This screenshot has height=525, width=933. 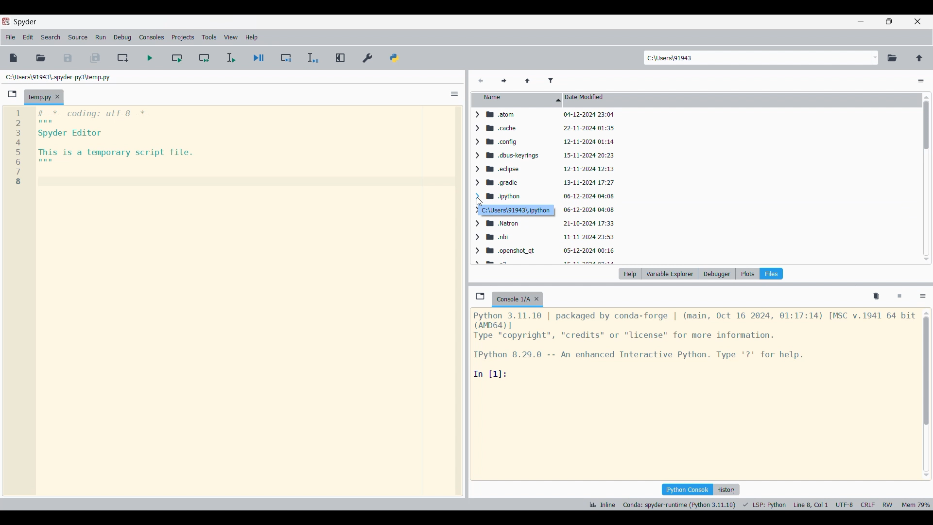 What do you see at coordinates (78, 37) in the screenshot?
I see `Source menu` at bounding box center [78, 37].